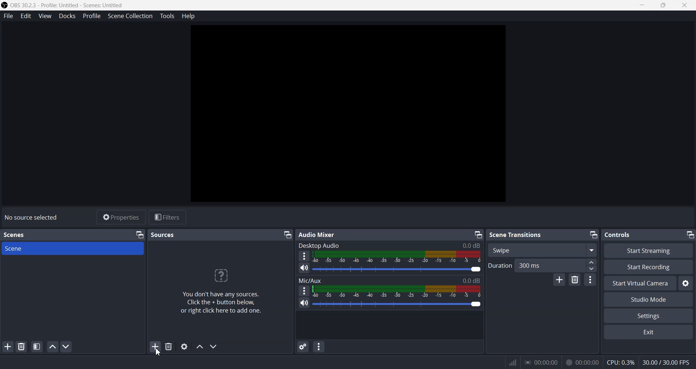 This screenshot has height=369, width=696. I want to click on Minimize, so click(287, 235).